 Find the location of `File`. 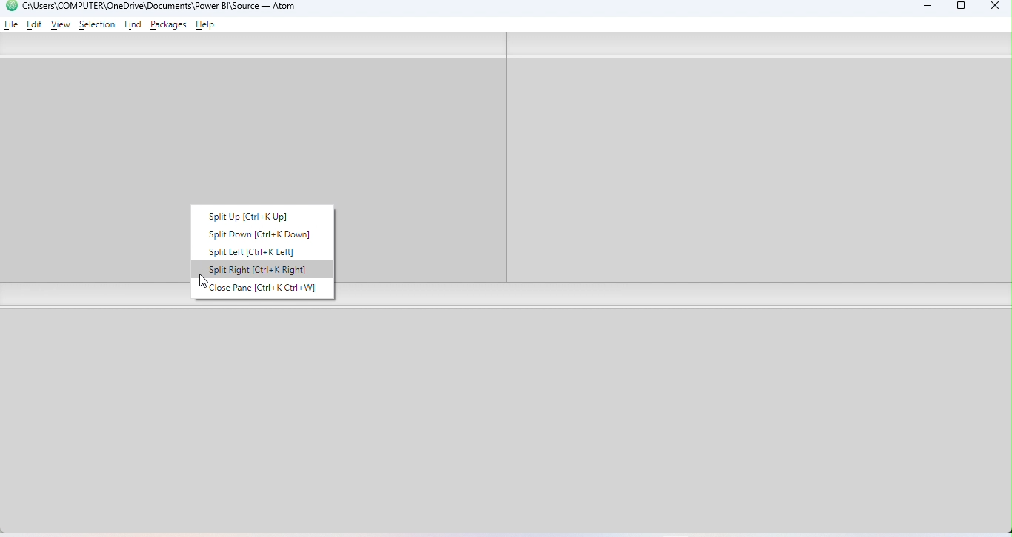

File is located at coordinates (12, 24).